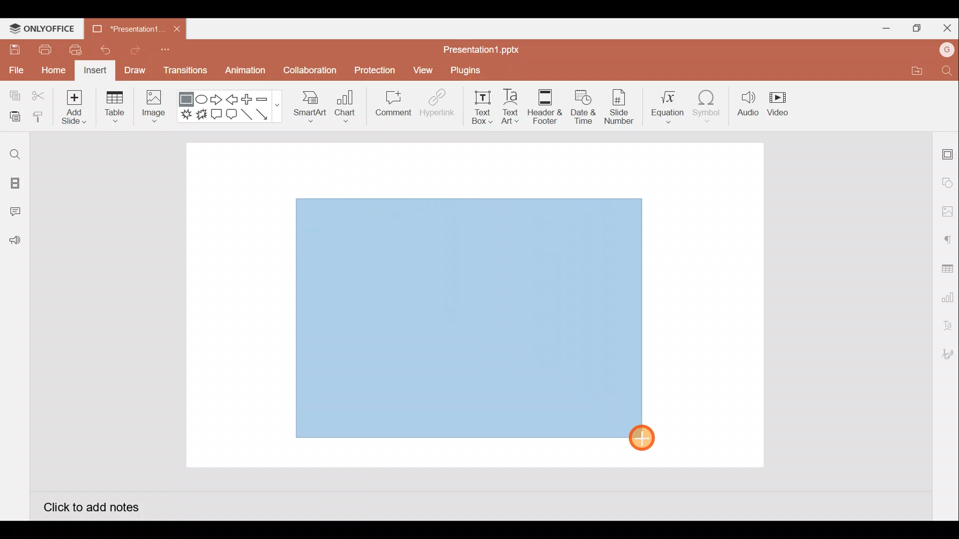 Image resolution: width=959 pixels, height=539 pixels. What do you see at coordinates (53, 71) in the screenshot?
I see `Home` at bounding box center [53, 71].